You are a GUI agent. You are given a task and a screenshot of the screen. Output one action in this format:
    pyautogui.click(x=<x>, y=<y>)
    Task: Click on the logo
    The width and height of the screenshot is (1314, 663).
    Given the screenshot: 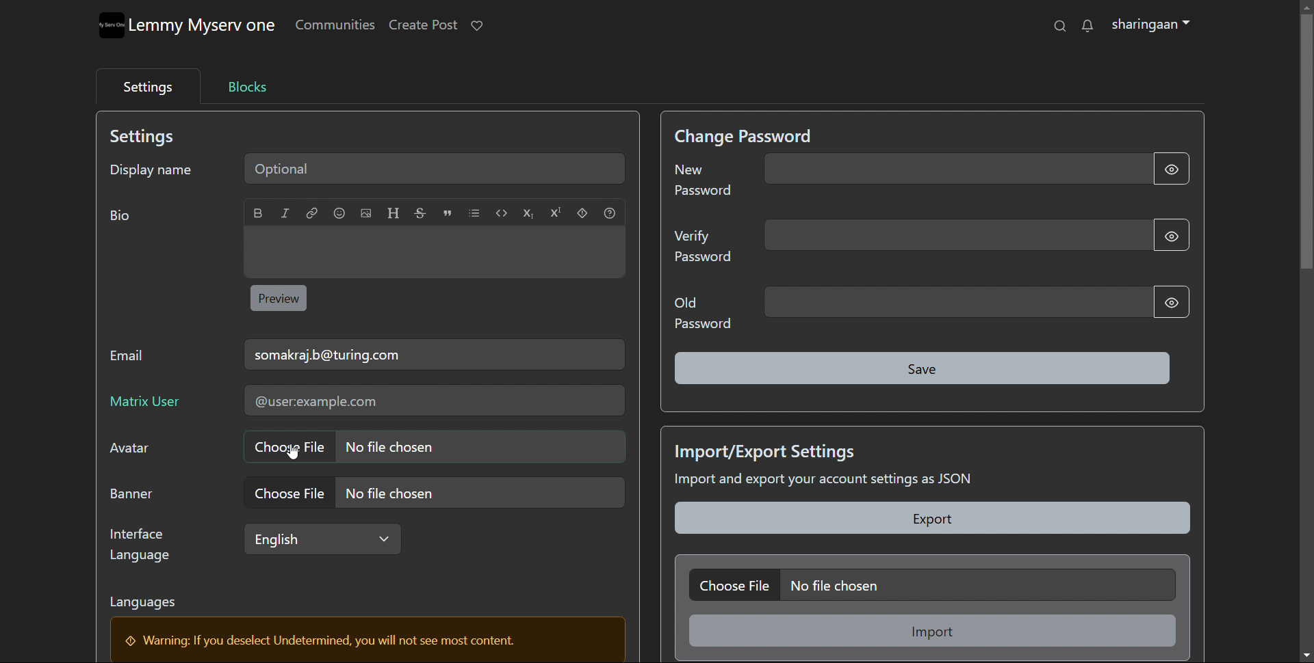 What is the action you would take?
    pyautogui.click(x=112, y=26)
    